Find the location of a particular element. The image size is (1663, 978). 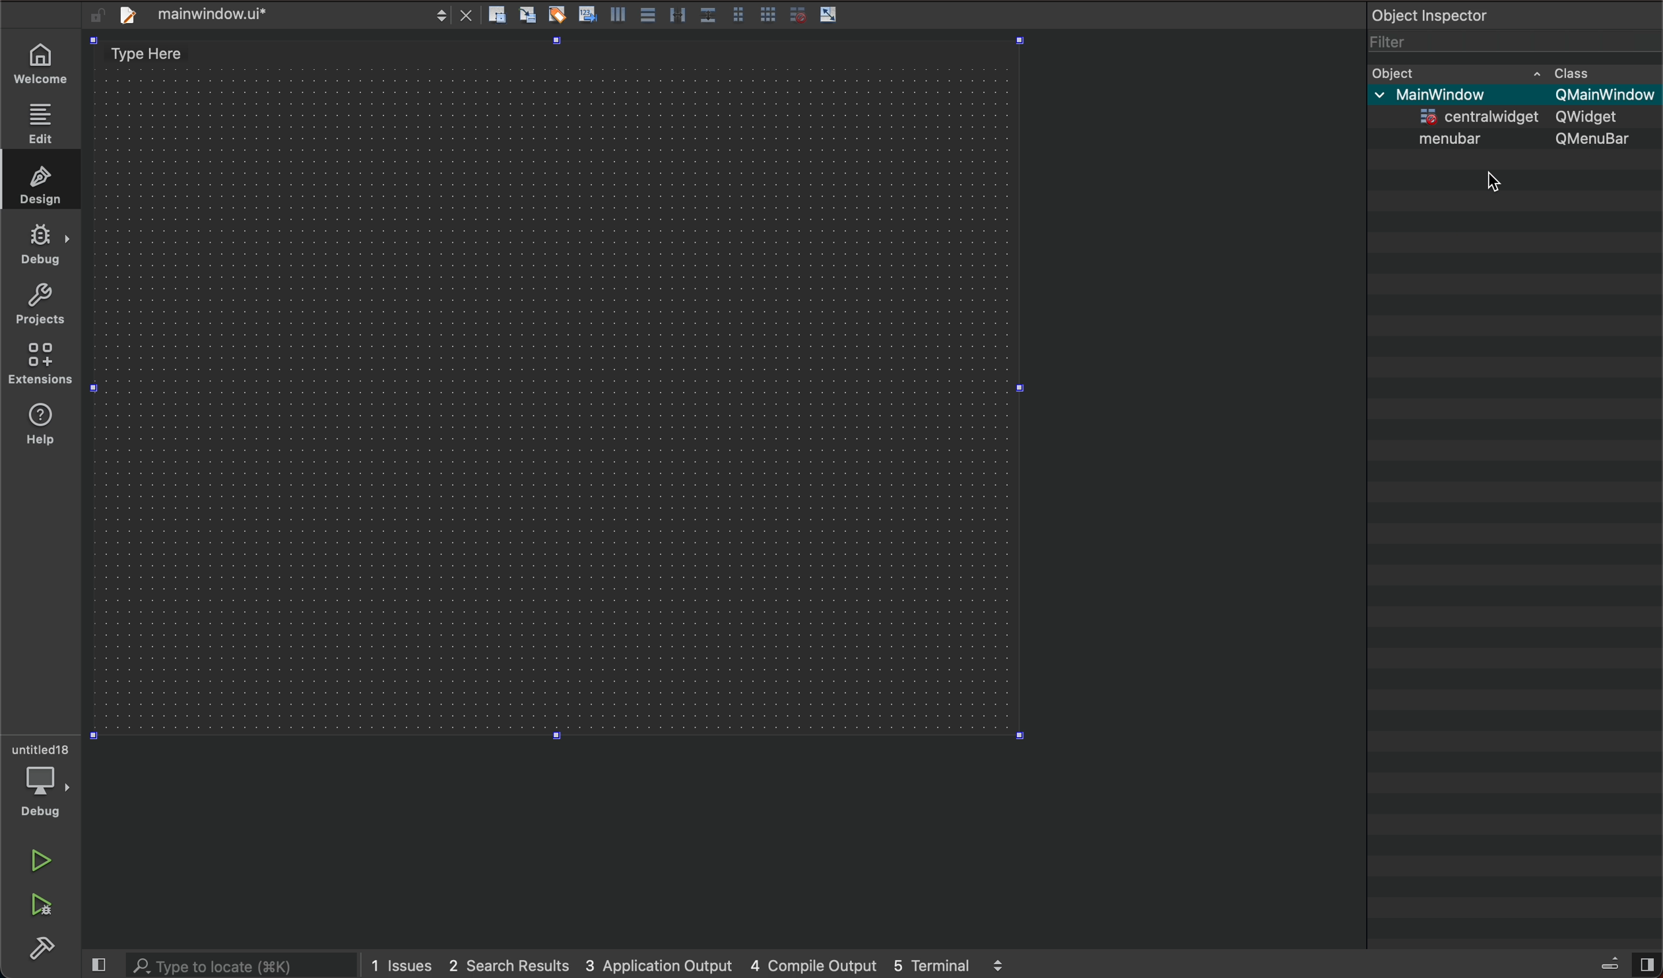

4 couple output is located at coordinates (816, 963).